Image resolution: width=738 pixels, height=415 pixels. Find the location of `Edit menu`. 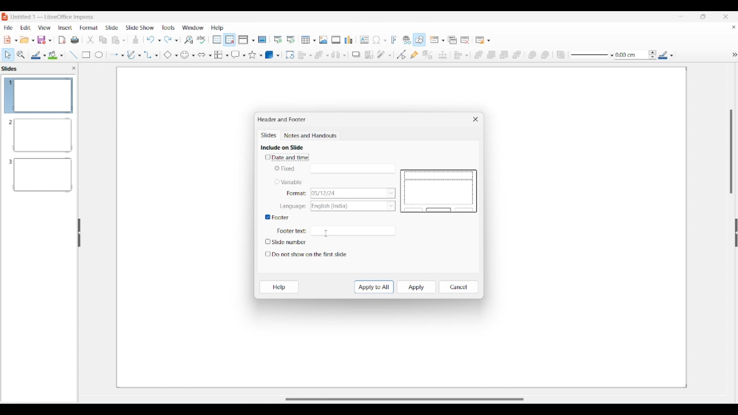

Edit menu is located at coordinates (26, 28).